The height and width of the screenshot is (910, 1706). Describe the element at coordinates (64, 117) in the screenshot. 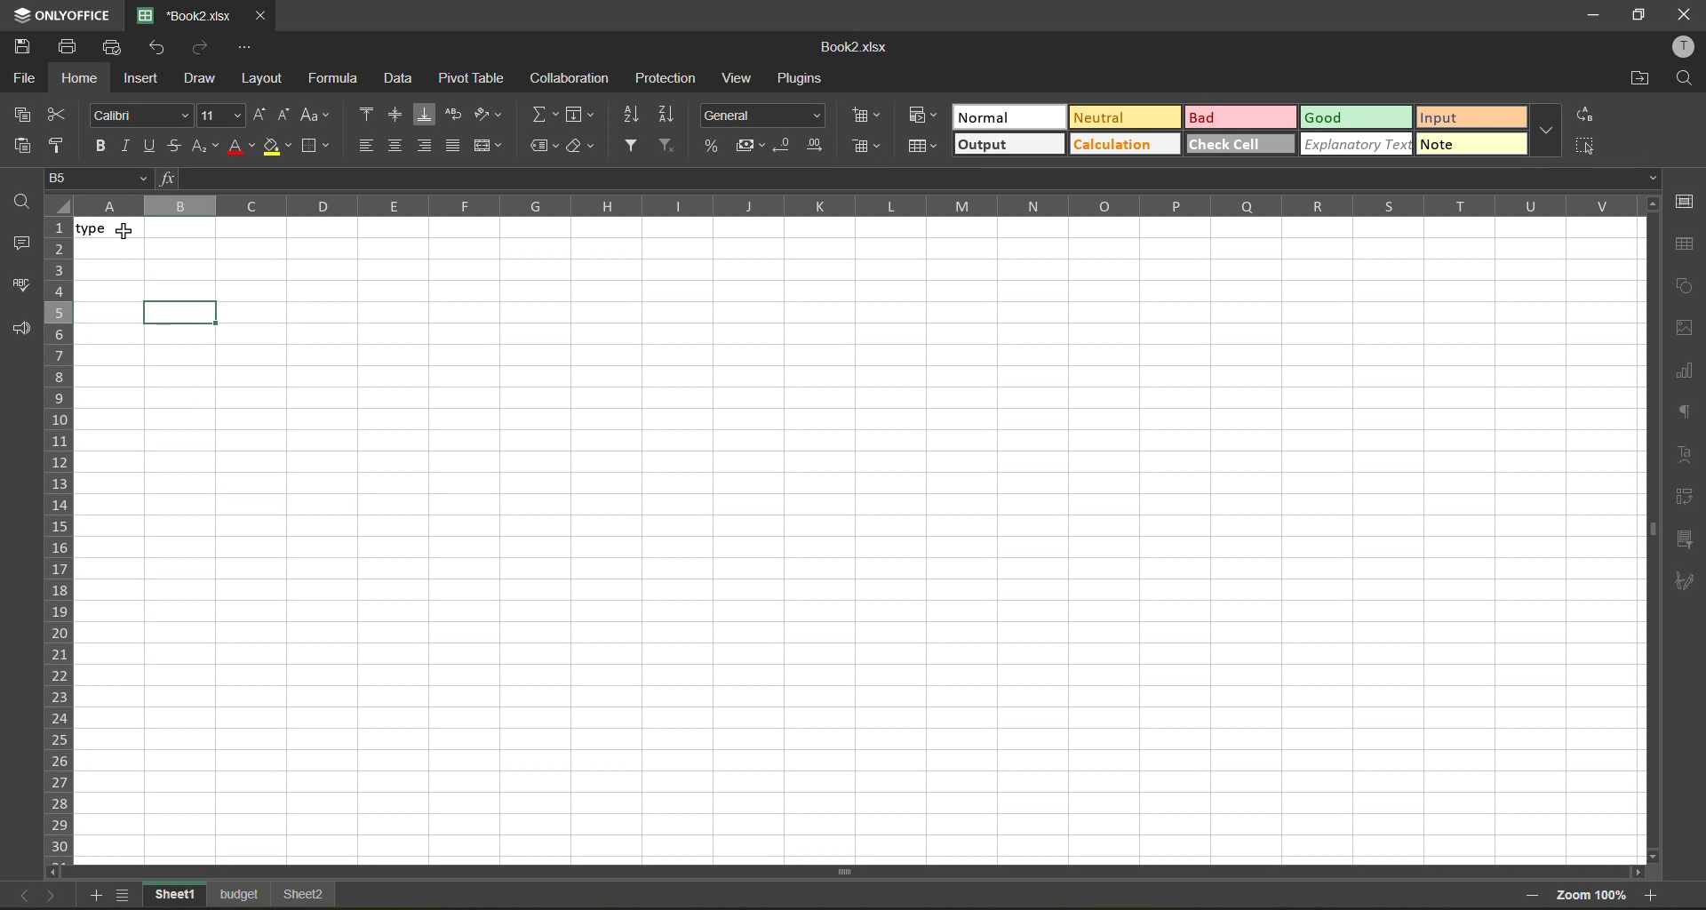

I see `cut` at that location.